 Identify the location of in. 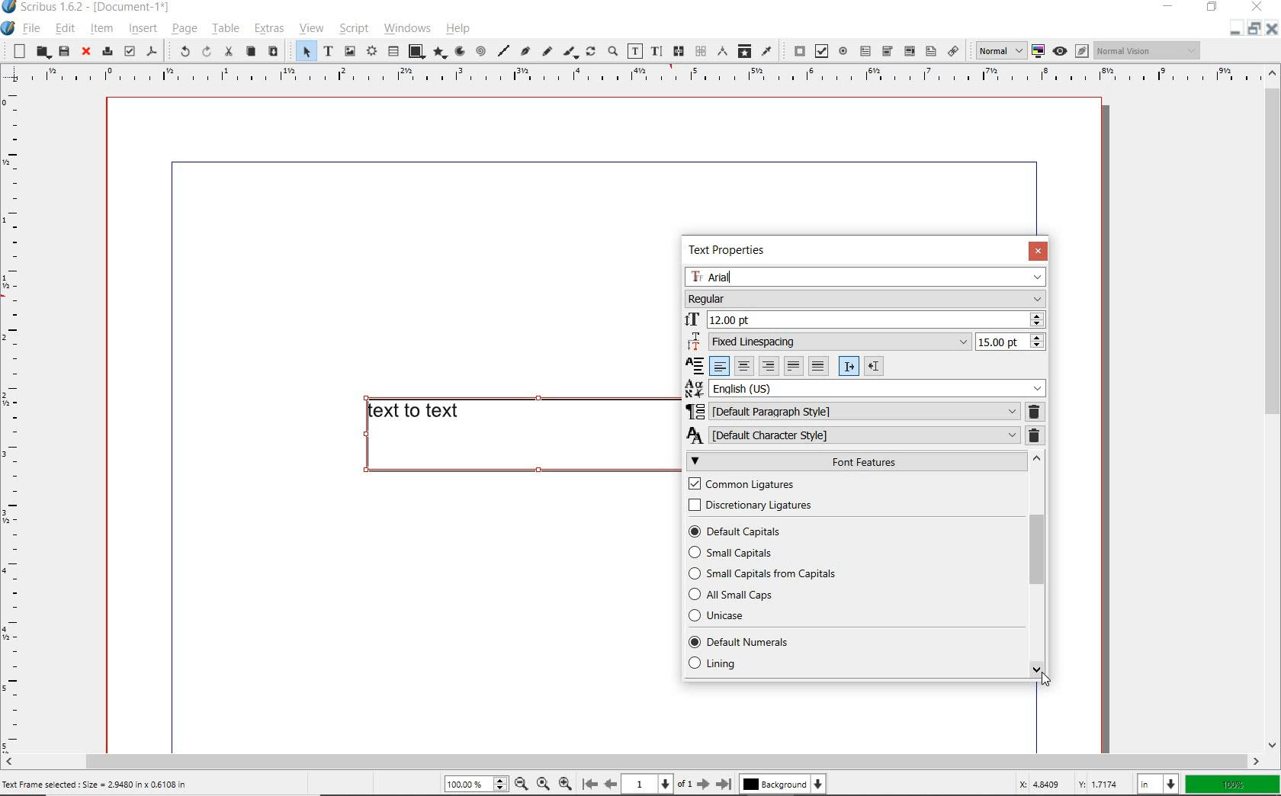
(1160, 783).